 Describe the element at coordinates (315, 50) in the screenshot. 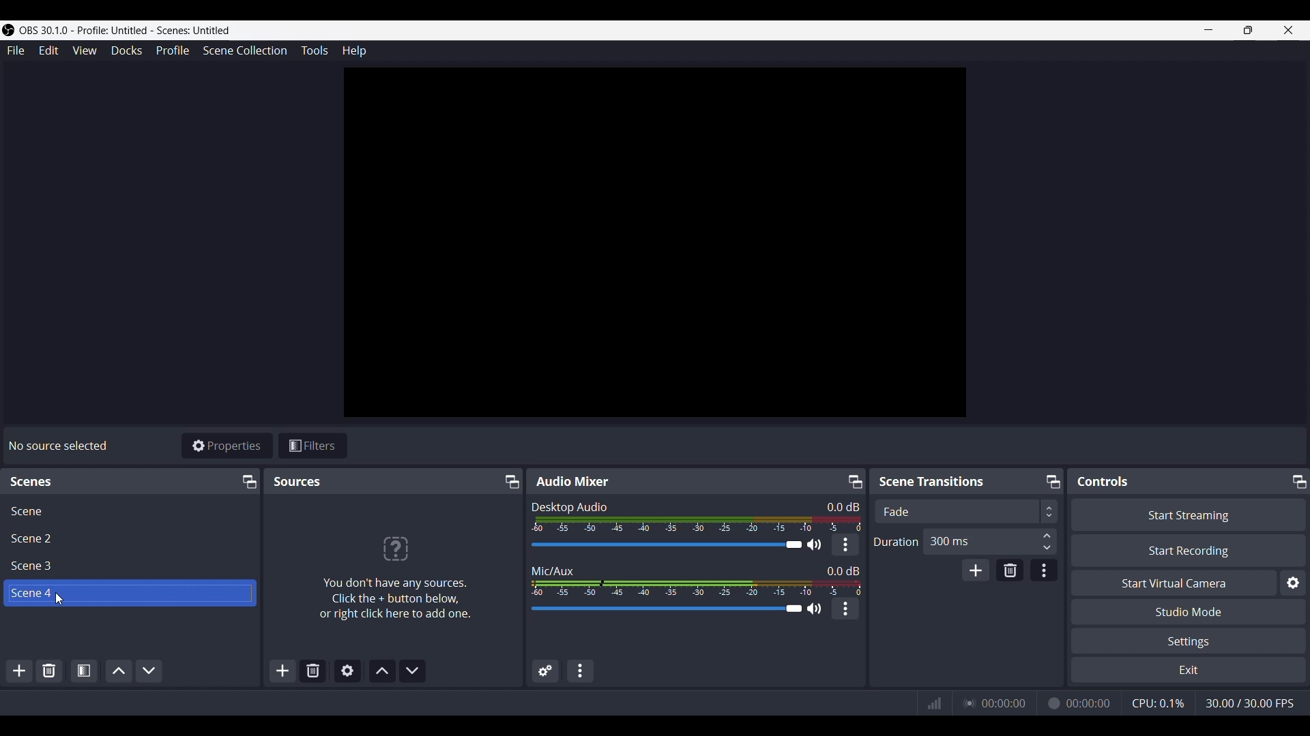

I see `Tools` at that location.